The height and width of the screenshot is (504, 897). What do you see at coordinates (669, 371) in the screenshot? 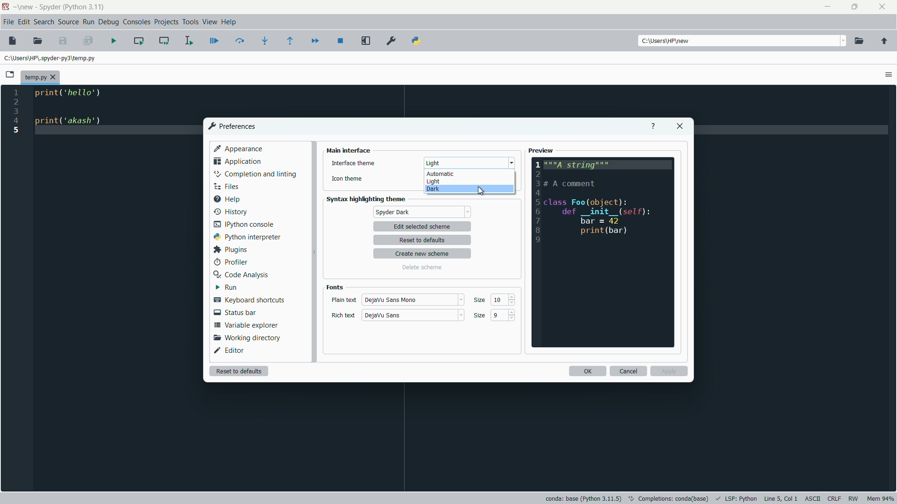
I see `apply` at bounding box center [669, 371].